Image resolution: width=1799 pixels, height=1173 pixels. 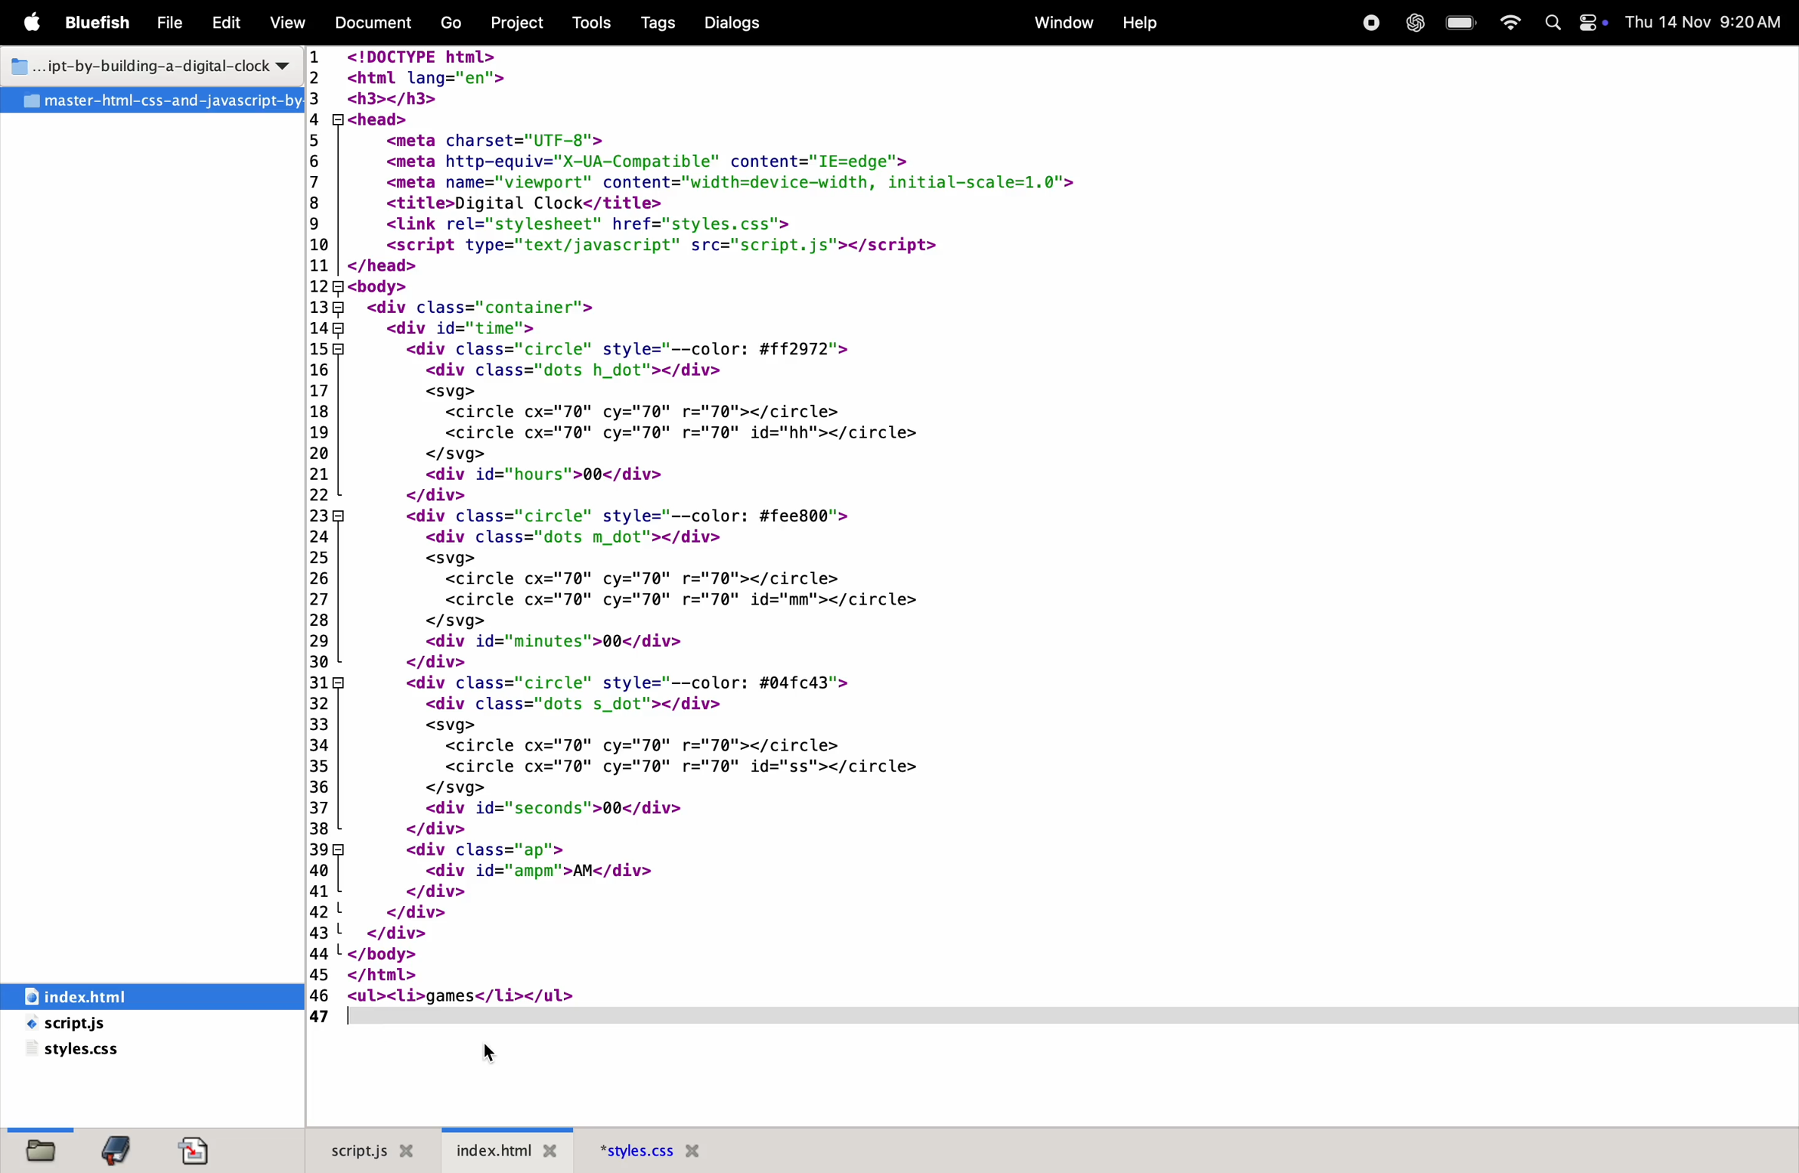 I want to click on Edit, so click(x=225, y=24).